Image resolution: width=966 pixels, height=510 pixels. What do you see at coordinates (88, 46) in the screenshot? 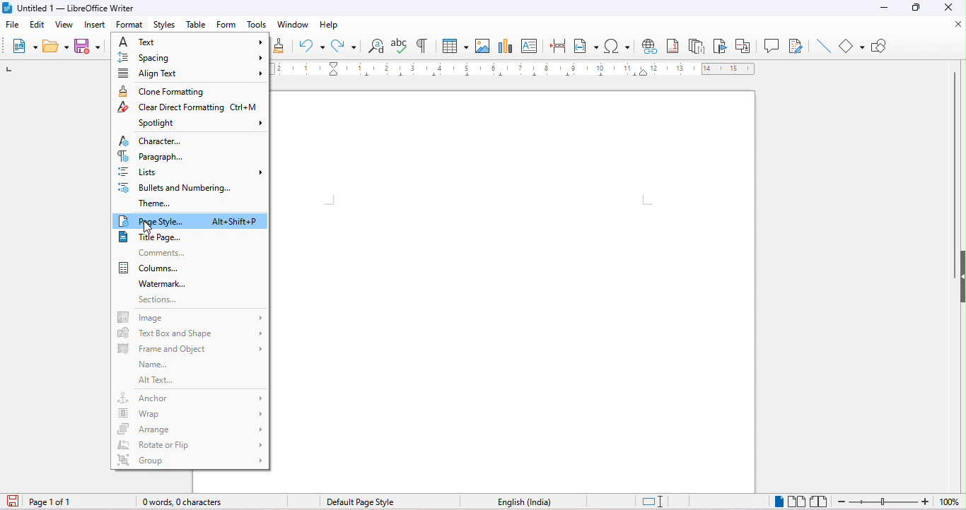
I see `save` at bounding box center [88, 46].